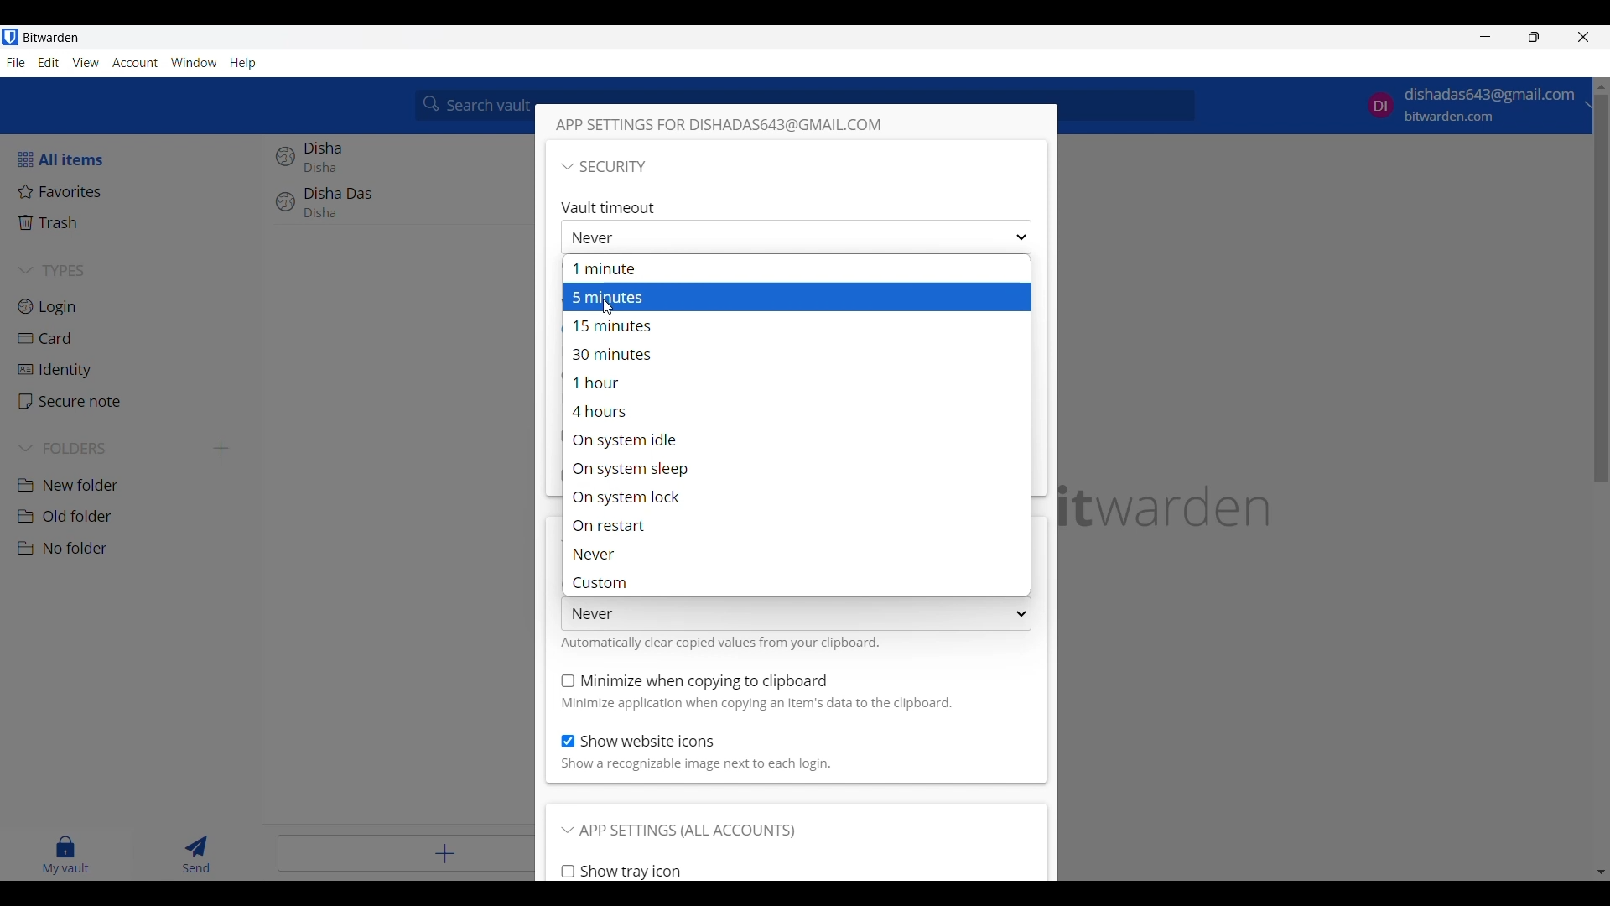 This screenshot has height=906, width=1610. Describe the element at coordinates (134, 401) in the screenshot. I see `Secure note` at that location.